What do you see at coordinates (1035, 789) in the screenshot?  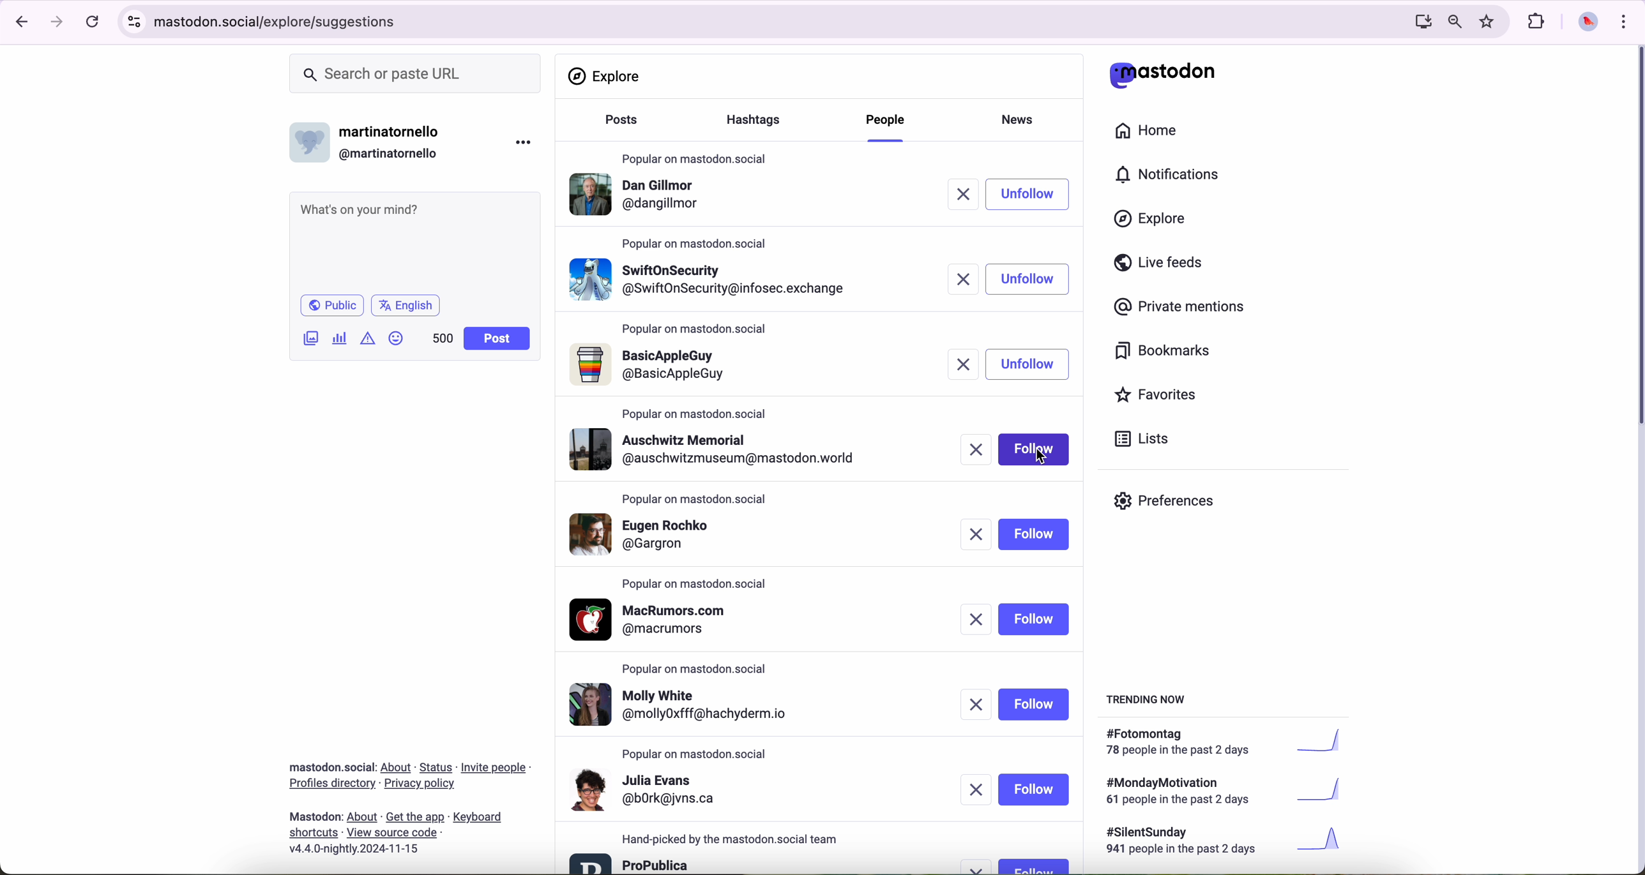 I see `follow button` at bounding box center [1035, 789].